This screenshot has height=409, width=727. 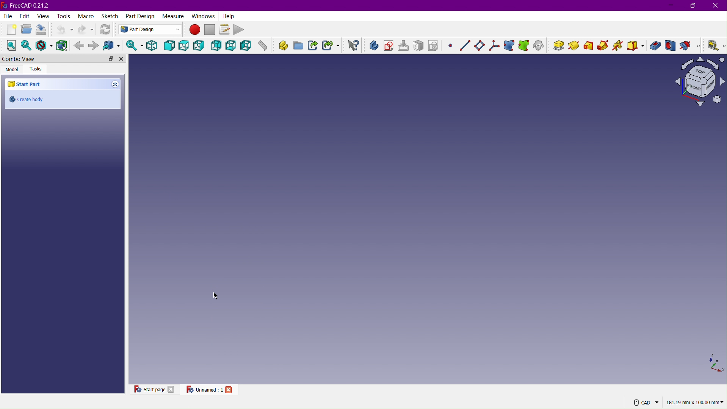 What do you see at coordinates (388, 45) in the screenshot?
I see `Create sketch` at bounding box center [388, 45].